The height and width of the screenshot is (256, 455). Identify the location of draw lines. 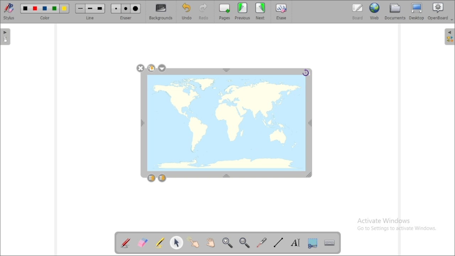
(278, 243).